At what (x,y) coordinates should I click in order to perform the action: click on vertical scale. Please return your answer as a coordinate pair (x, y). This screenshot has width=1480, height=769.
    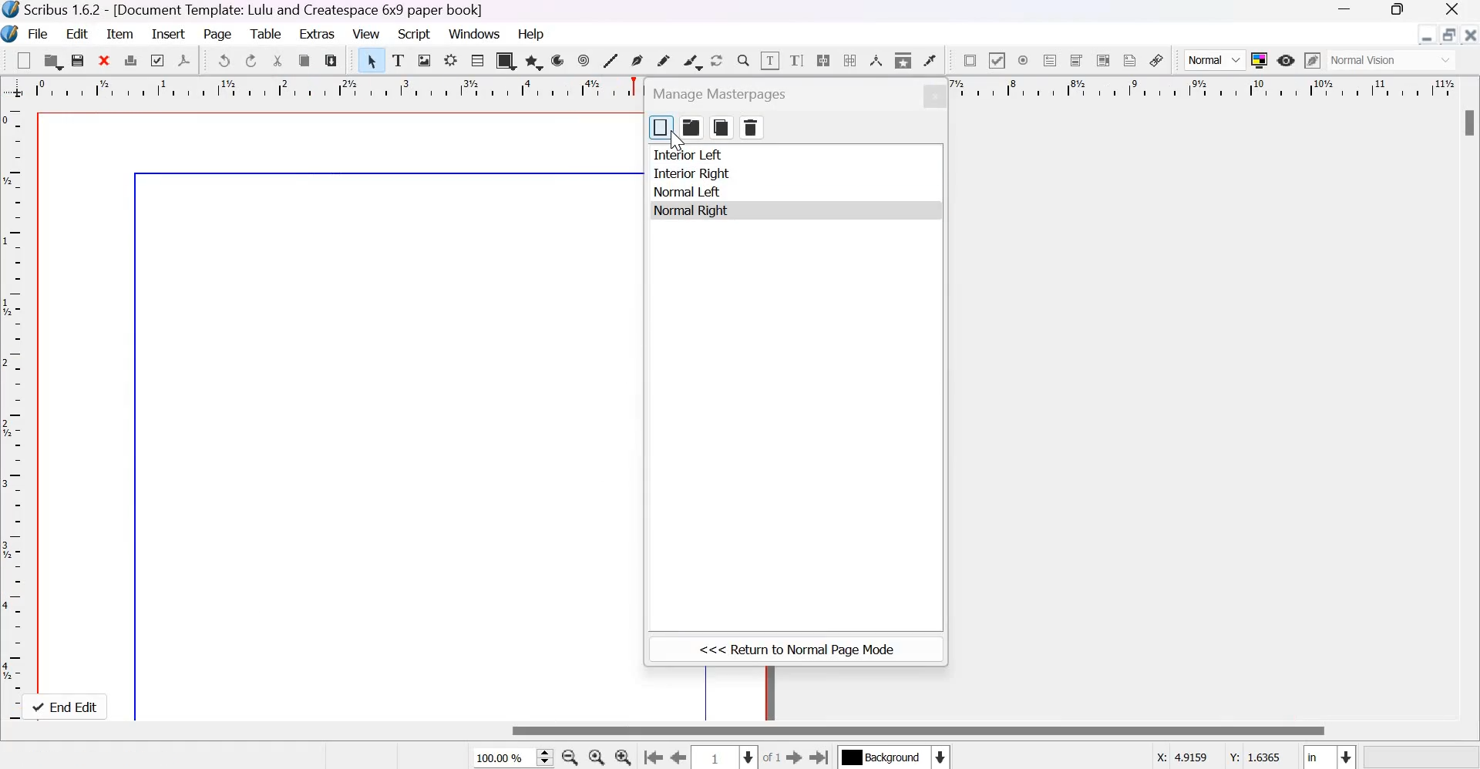
    Looking at the image, I should click on (15, 409).